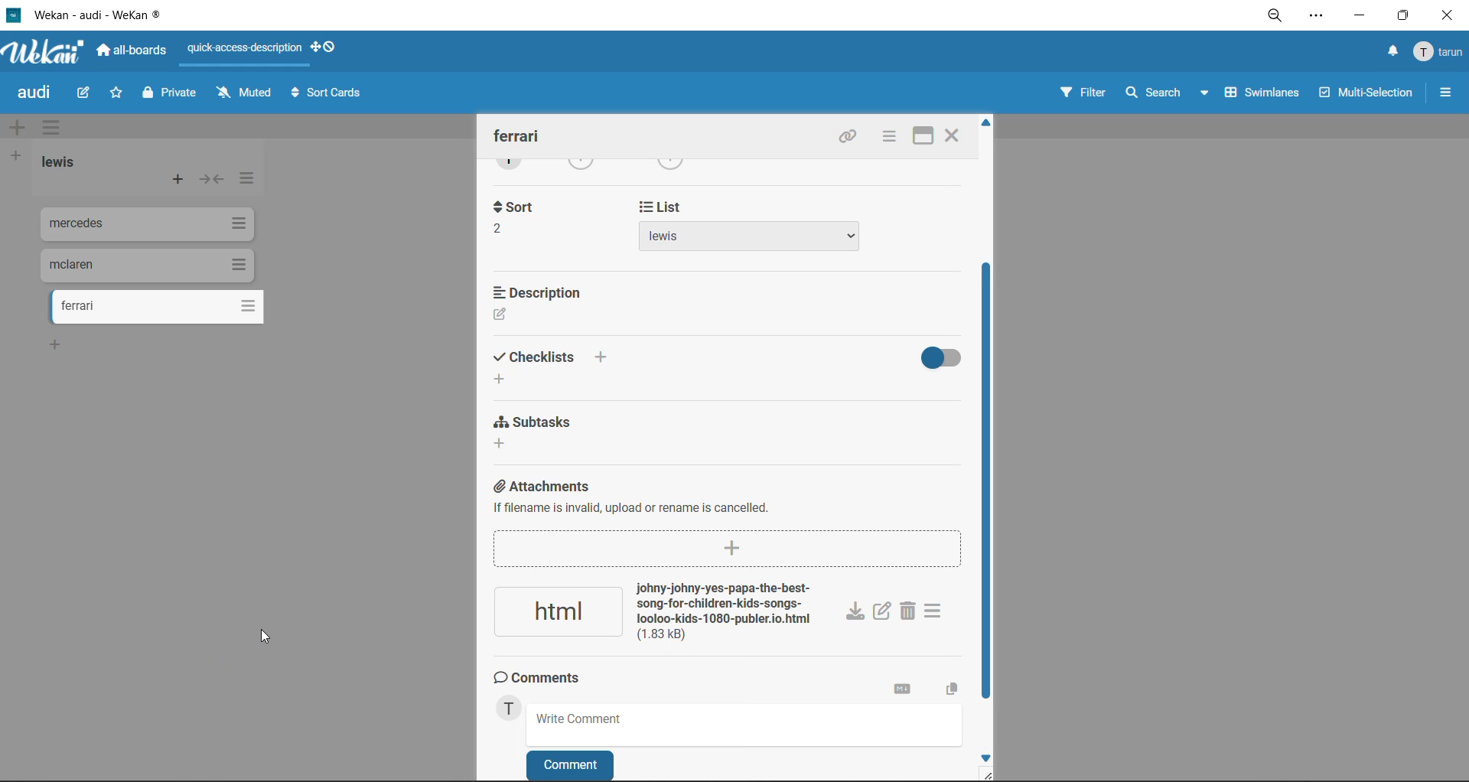  Describe the element at coordinates (1393, 51) in the screenshot. I see `notifications` at that location.